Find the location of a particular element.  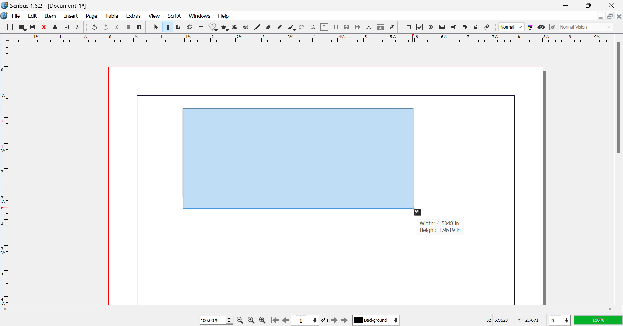

Pdf Push button is located at coordinates (409, 28).